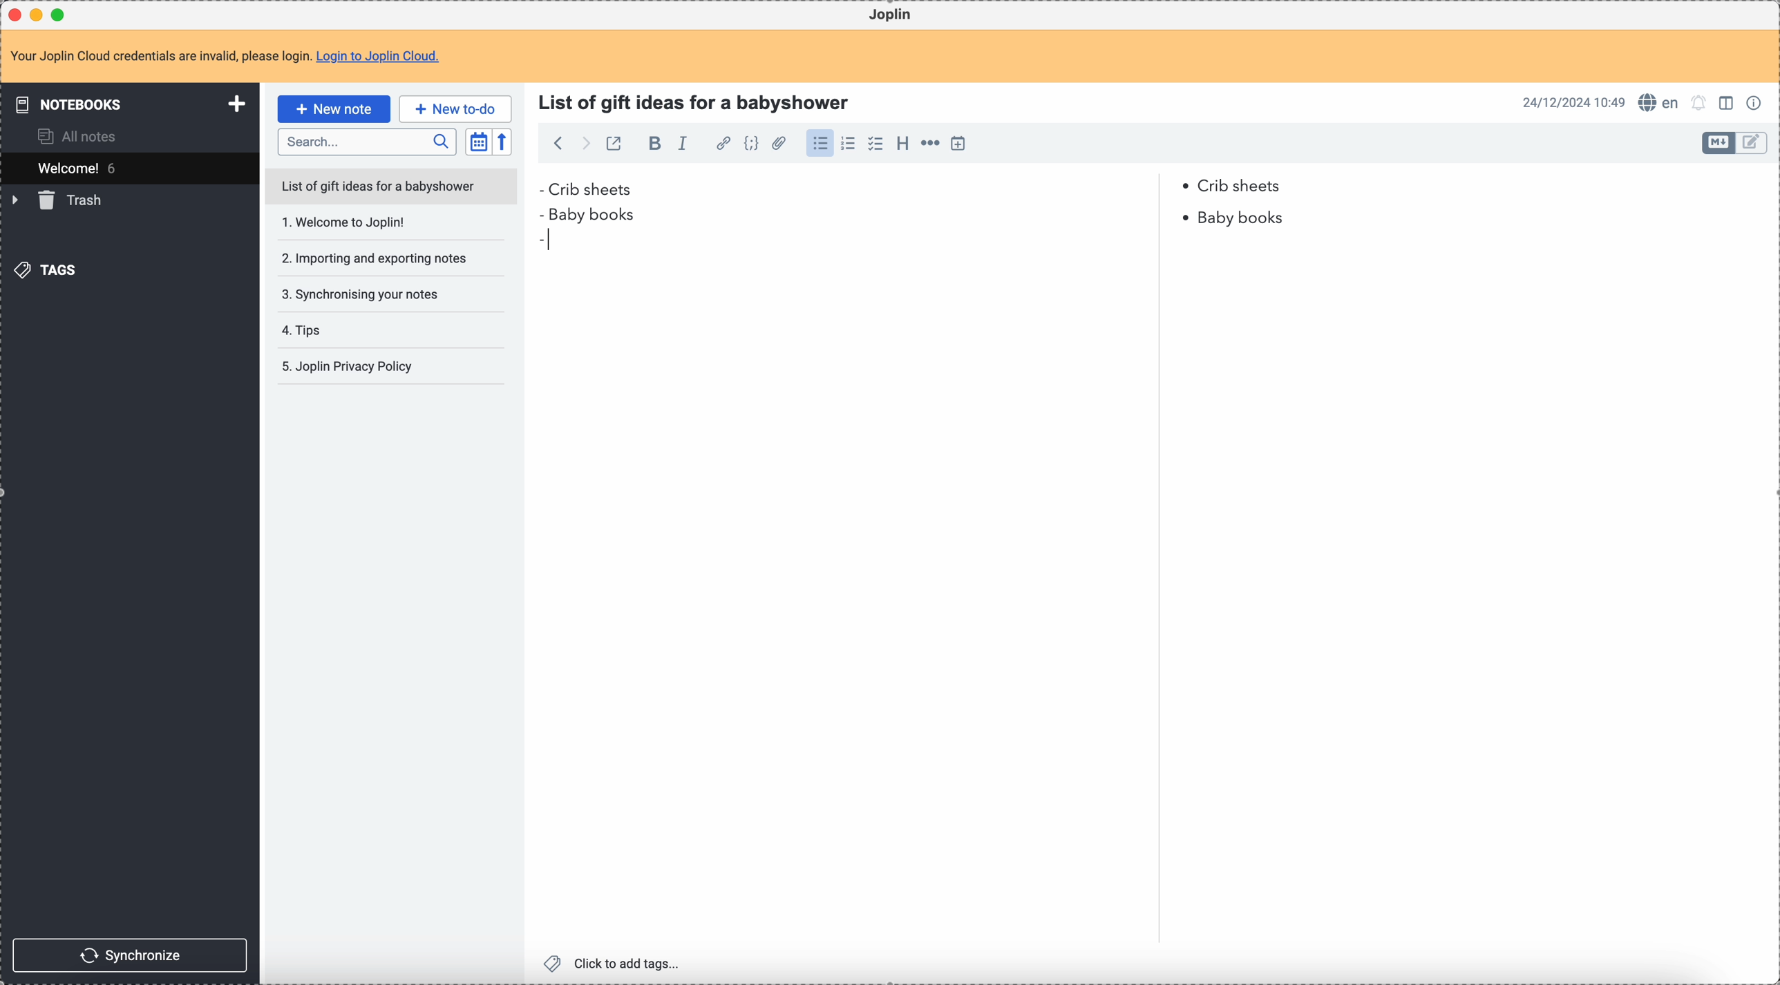 The image size is (1780, 985). What do you see at coordinates (587, 144) in the screenshot?
I see `foward` at bounding box center [587, 144].